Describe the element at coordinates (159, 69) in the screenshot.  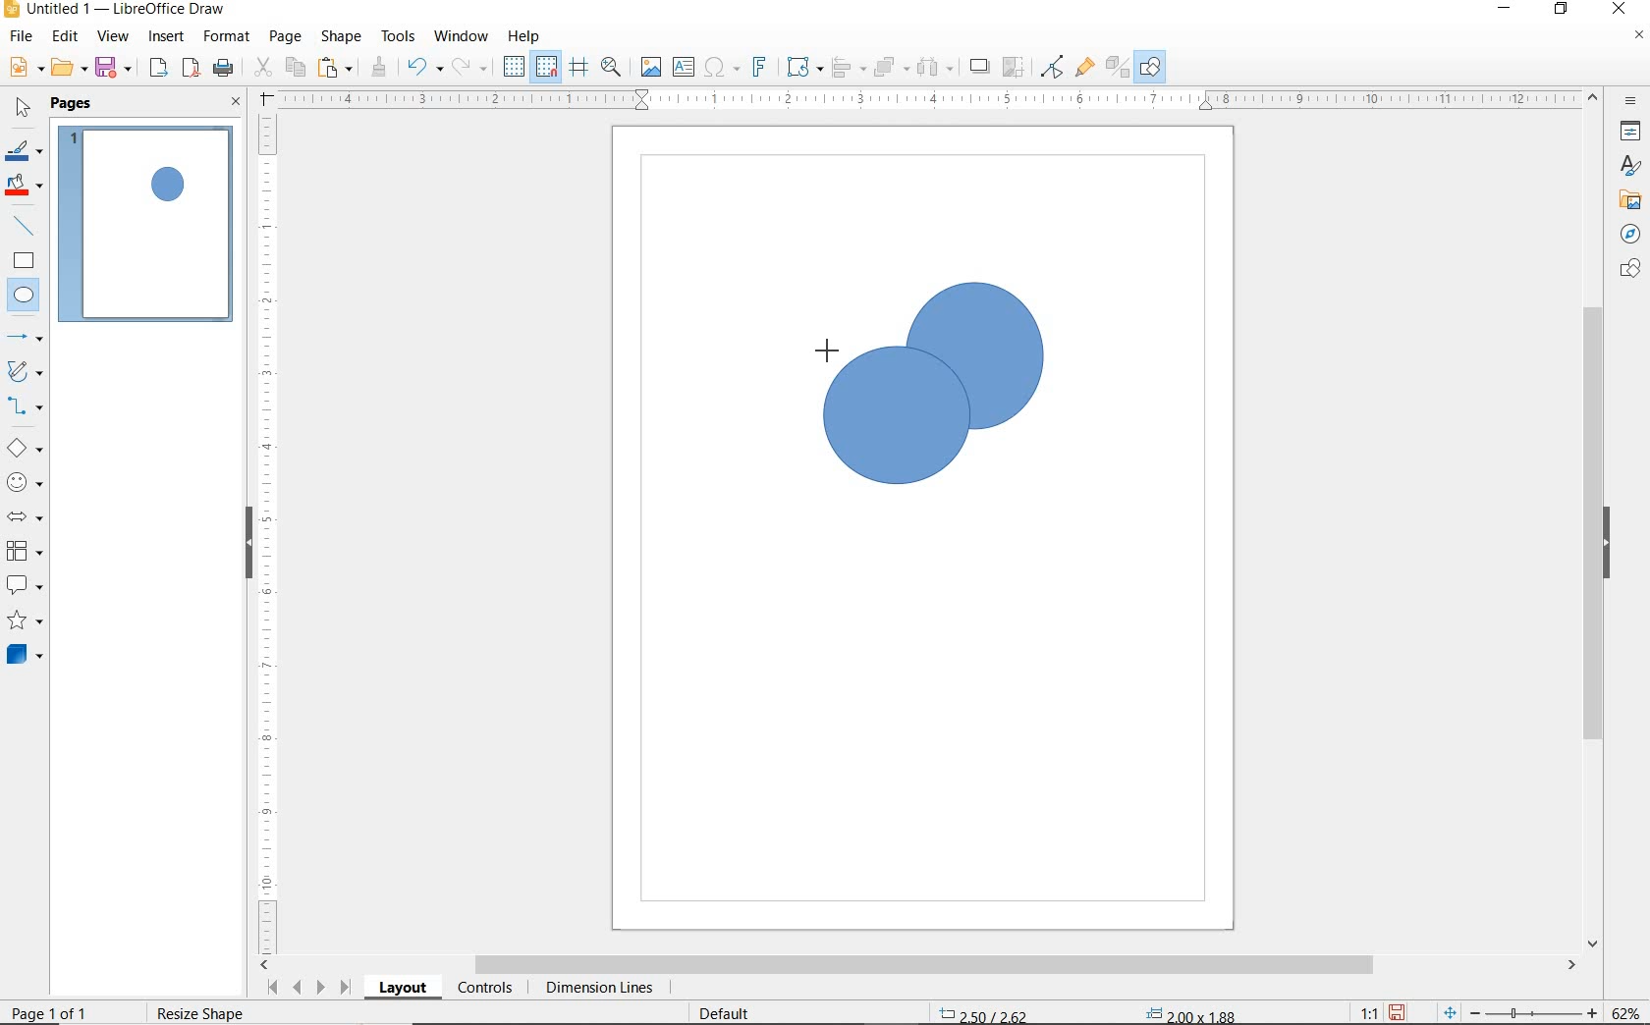
I see `EXPORT` at that location.